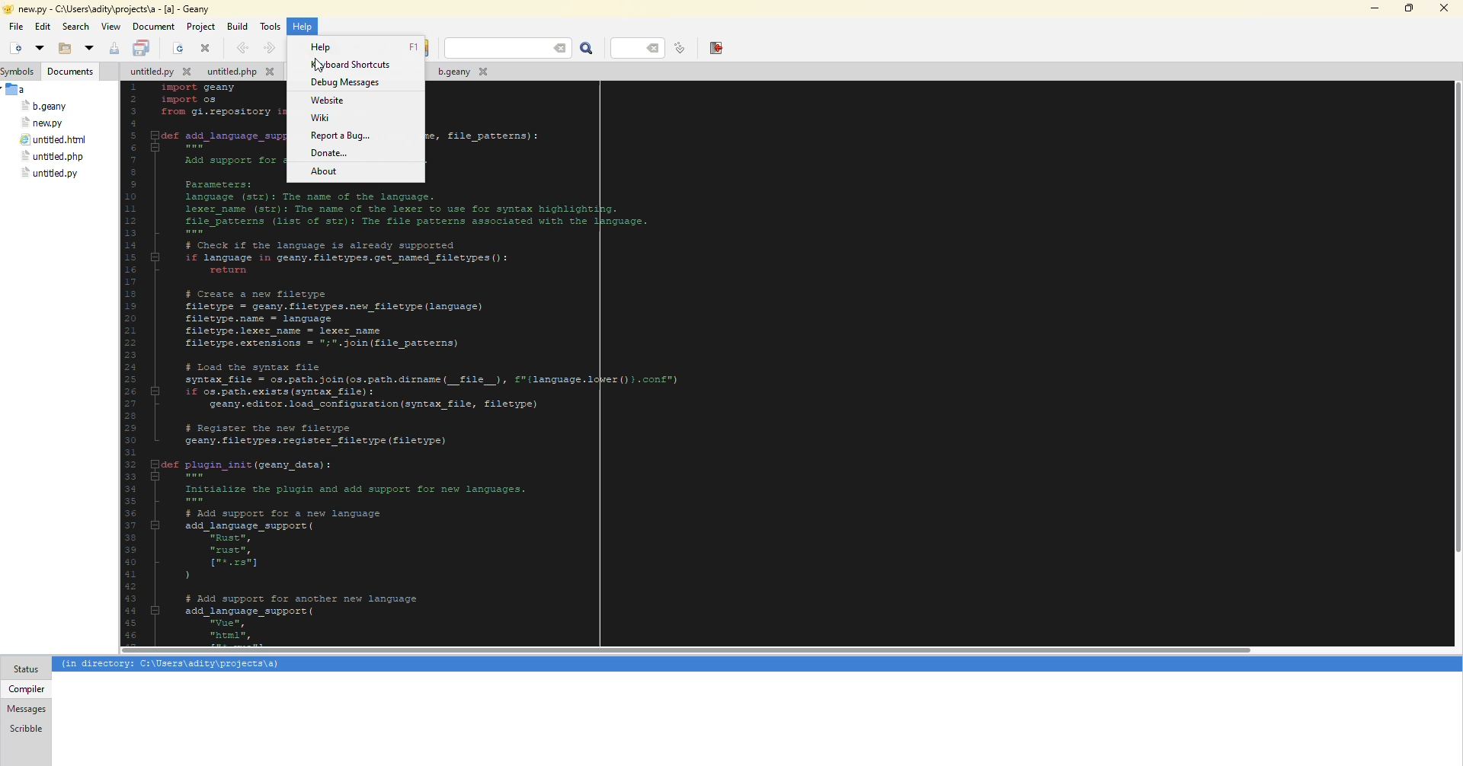 This screenshot has height=766, width=1463. What do you see at coordinates (303, 26) in the screenshot?
I see `help` at bounding box center [303, 26].